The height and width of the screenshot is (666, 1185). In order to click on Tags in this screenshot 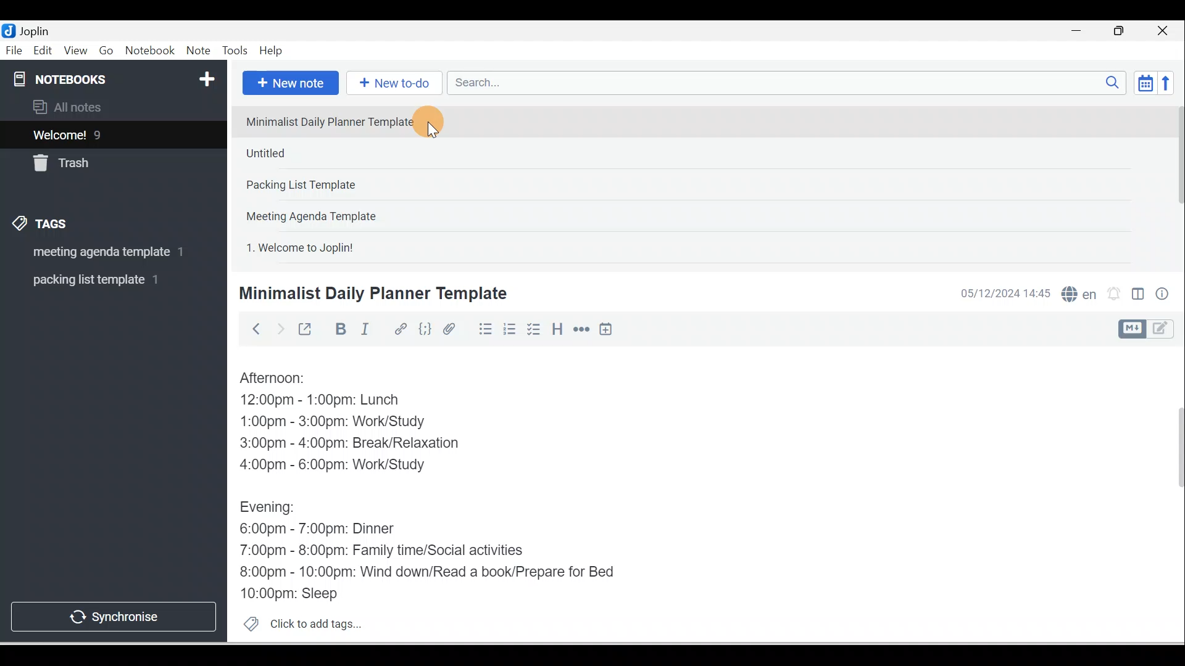, I will do `click(44, 226)`.